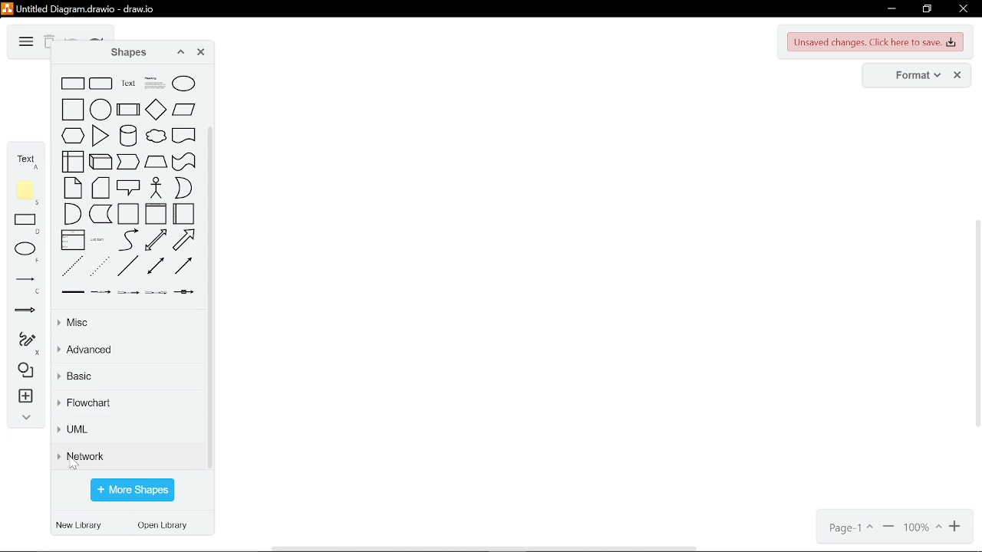  Describe the element at coordinates (156, 239) in the screenshot. I see `bidirectional arrow` at that location.